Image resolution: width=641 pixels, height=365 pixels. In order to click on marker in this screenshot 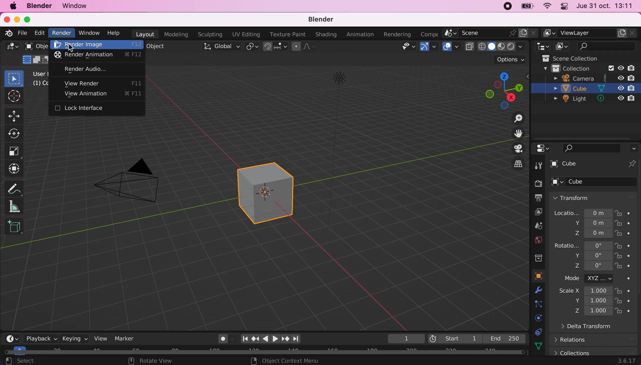, I will do `click(128, 339)`.